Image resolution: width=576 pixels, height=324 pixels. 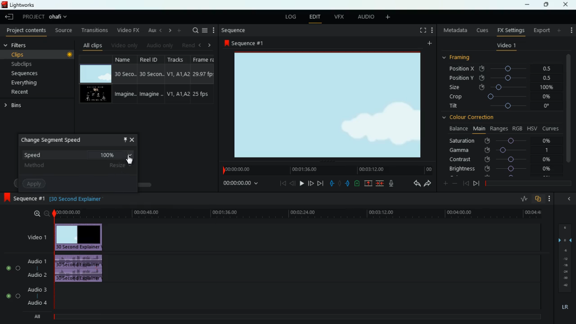 I want to click on au, so click(x=149, y=29).